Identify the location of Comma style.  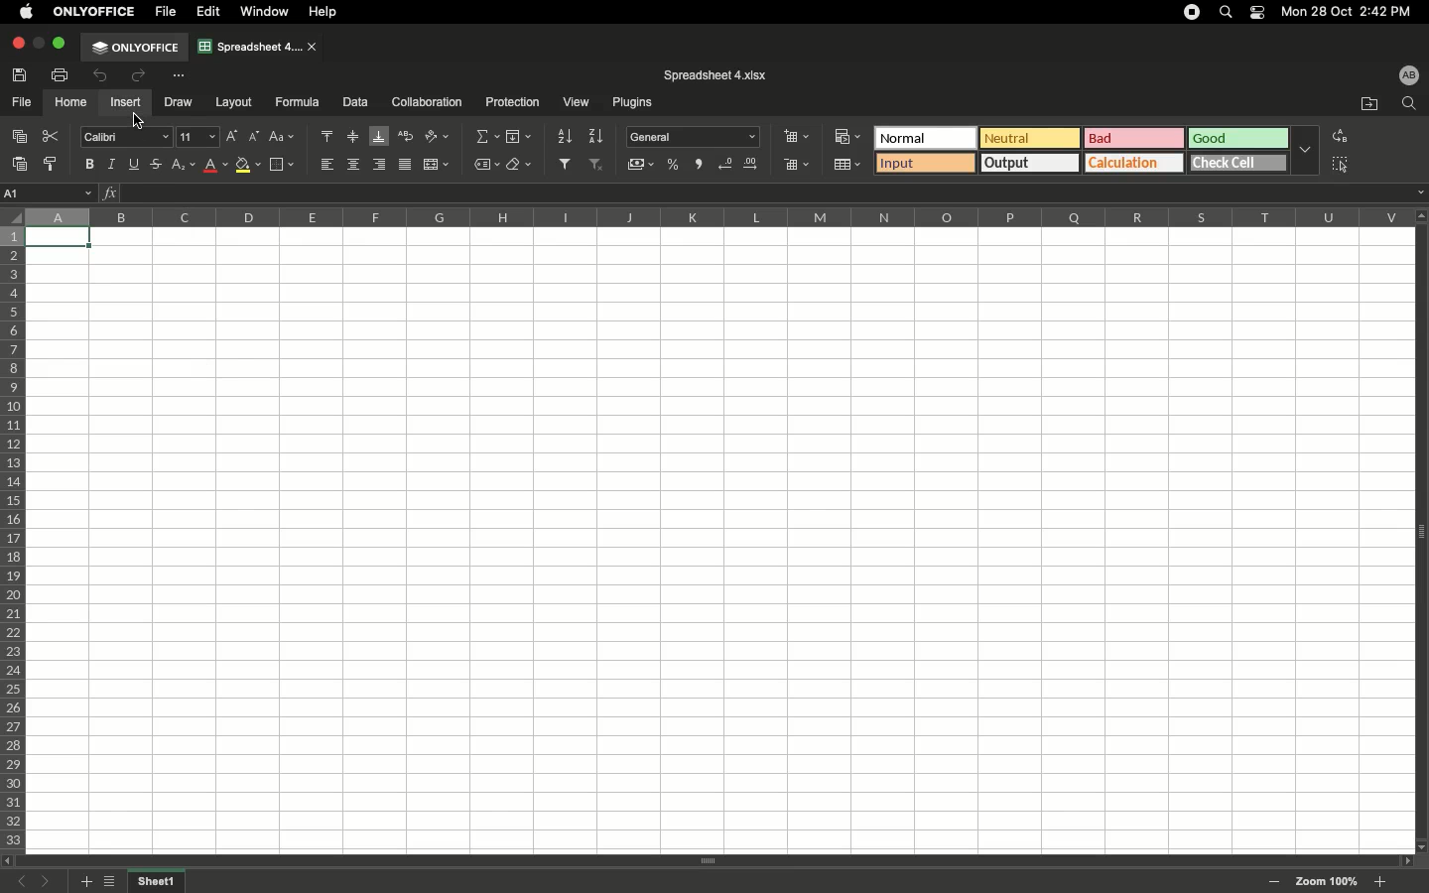
(701, 165).